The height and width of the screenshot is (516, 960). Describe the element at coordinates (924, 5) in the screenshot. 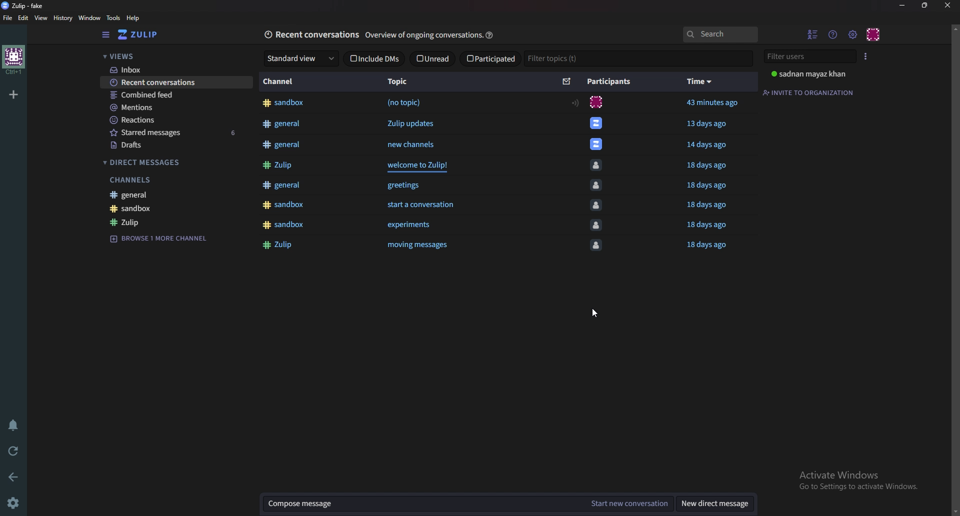

I see `resize` at that location.